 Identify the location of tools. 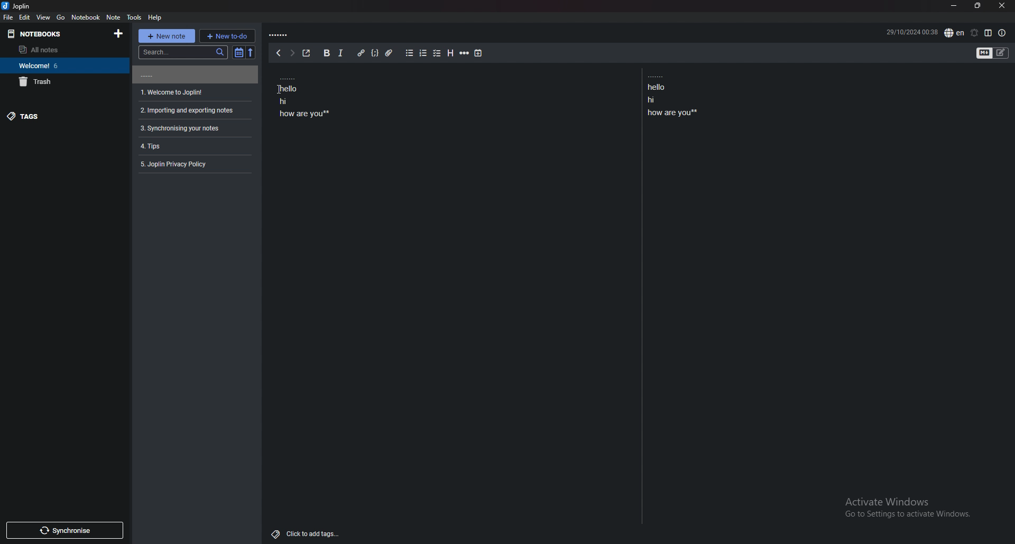
(135, 17).